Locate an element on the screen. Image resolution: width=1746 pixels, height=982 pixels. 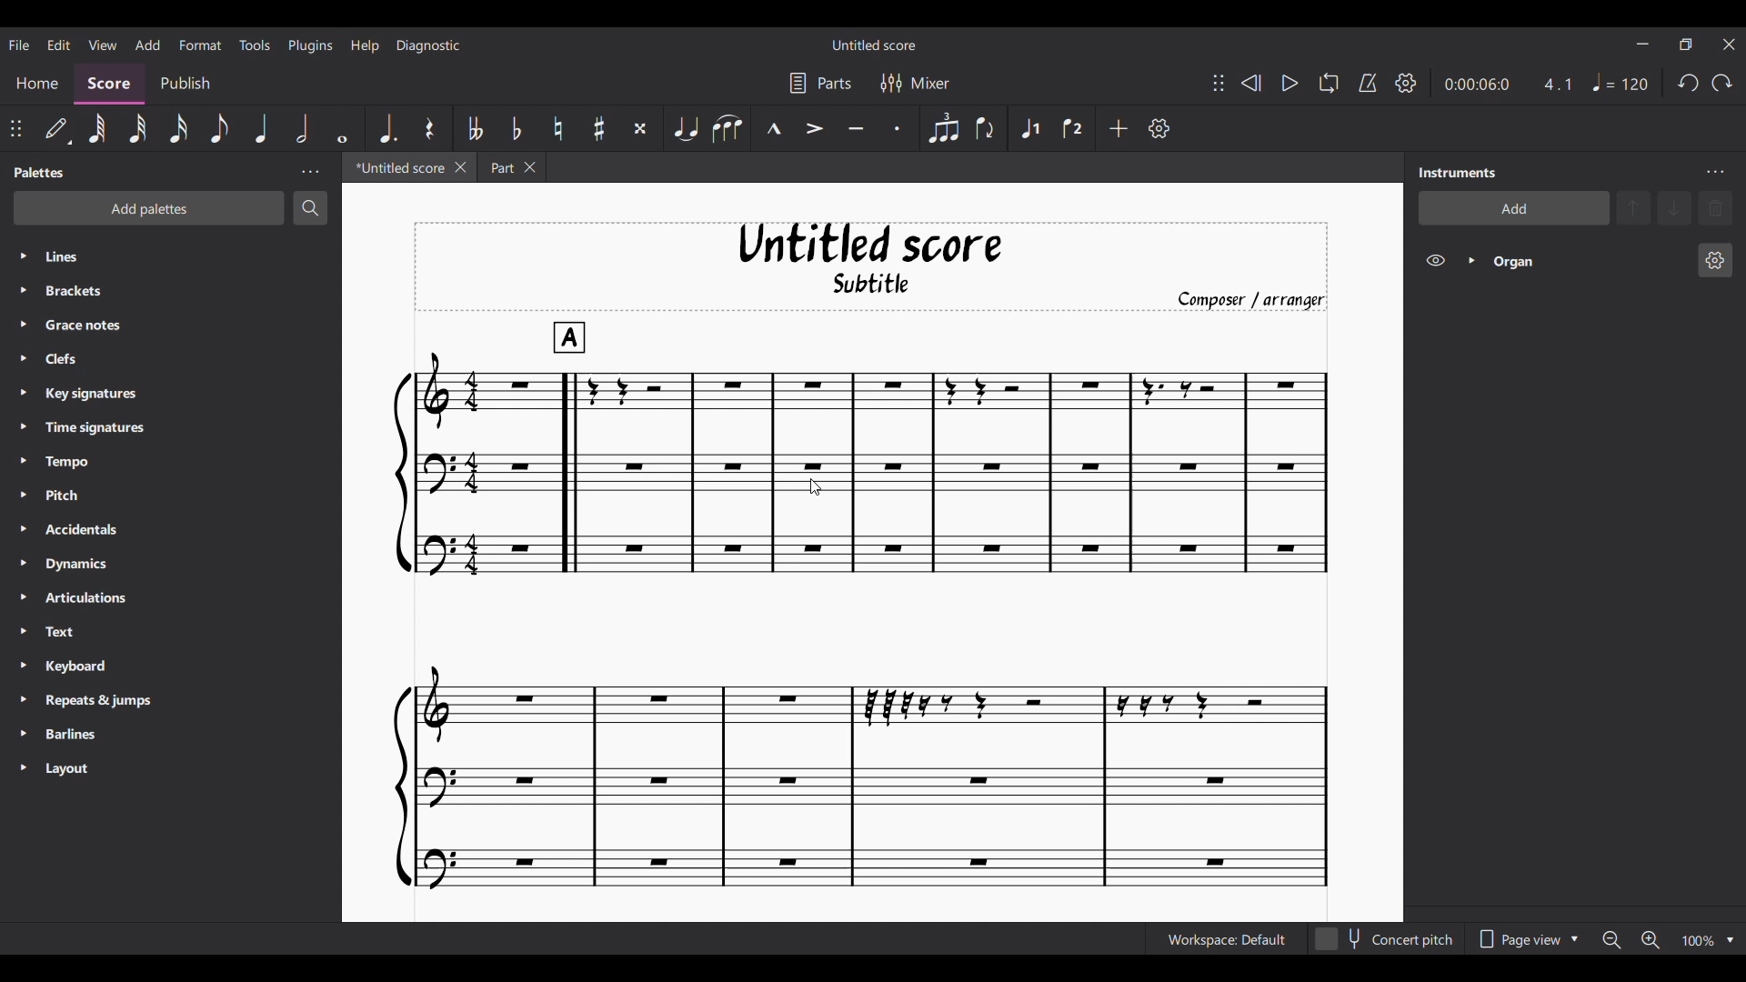
Format menu is located at coordinates (201, 45).